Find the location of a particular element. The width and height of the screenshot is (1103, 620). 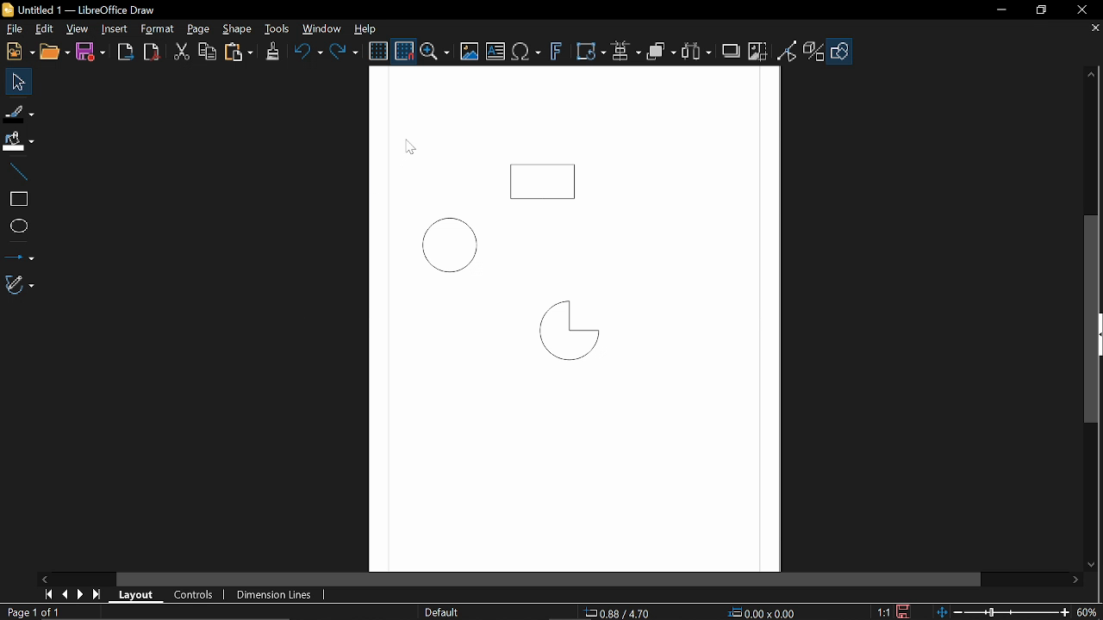

Layout is located at coordinates (134, 595).